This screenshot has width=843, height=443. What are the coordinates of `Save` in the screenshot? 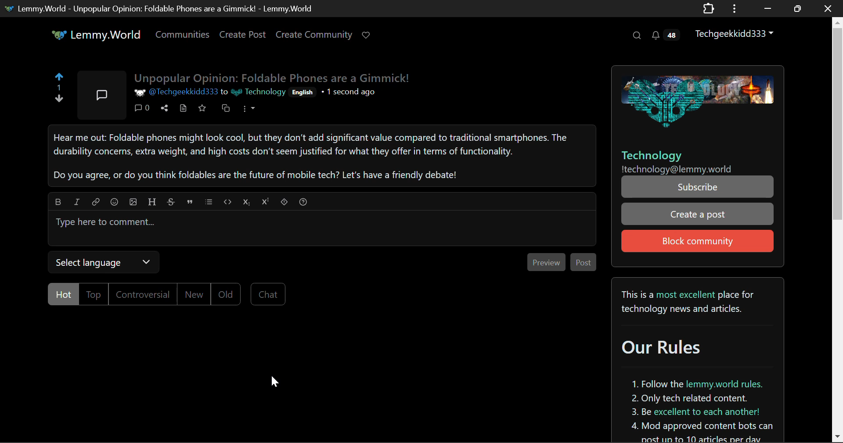 It's located at (202, 110).